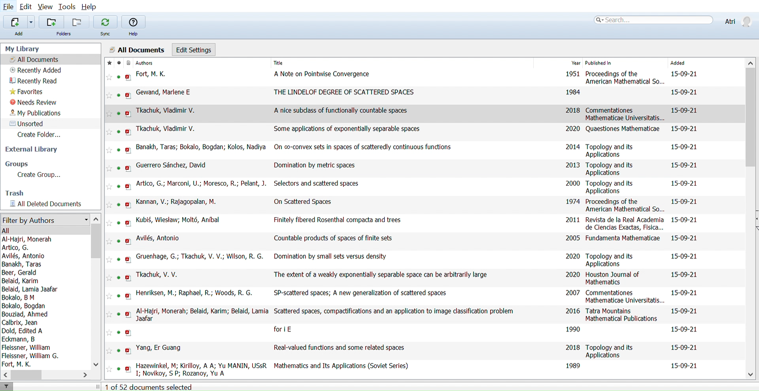 This screenshot has width=759, height=391. I want to click on Banakh, Taras, so click(23, 264).